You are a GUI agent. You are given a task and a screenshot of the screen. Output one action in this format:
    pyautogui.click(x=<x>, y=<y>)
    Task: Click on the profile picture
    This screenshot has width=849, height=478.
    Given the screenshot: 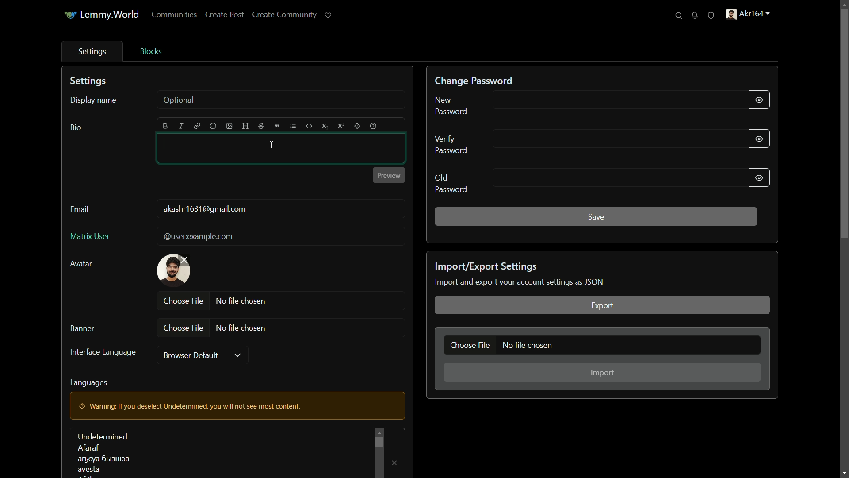 What is the action you would take?
    pyautogui.click(x=175, y=270)
    